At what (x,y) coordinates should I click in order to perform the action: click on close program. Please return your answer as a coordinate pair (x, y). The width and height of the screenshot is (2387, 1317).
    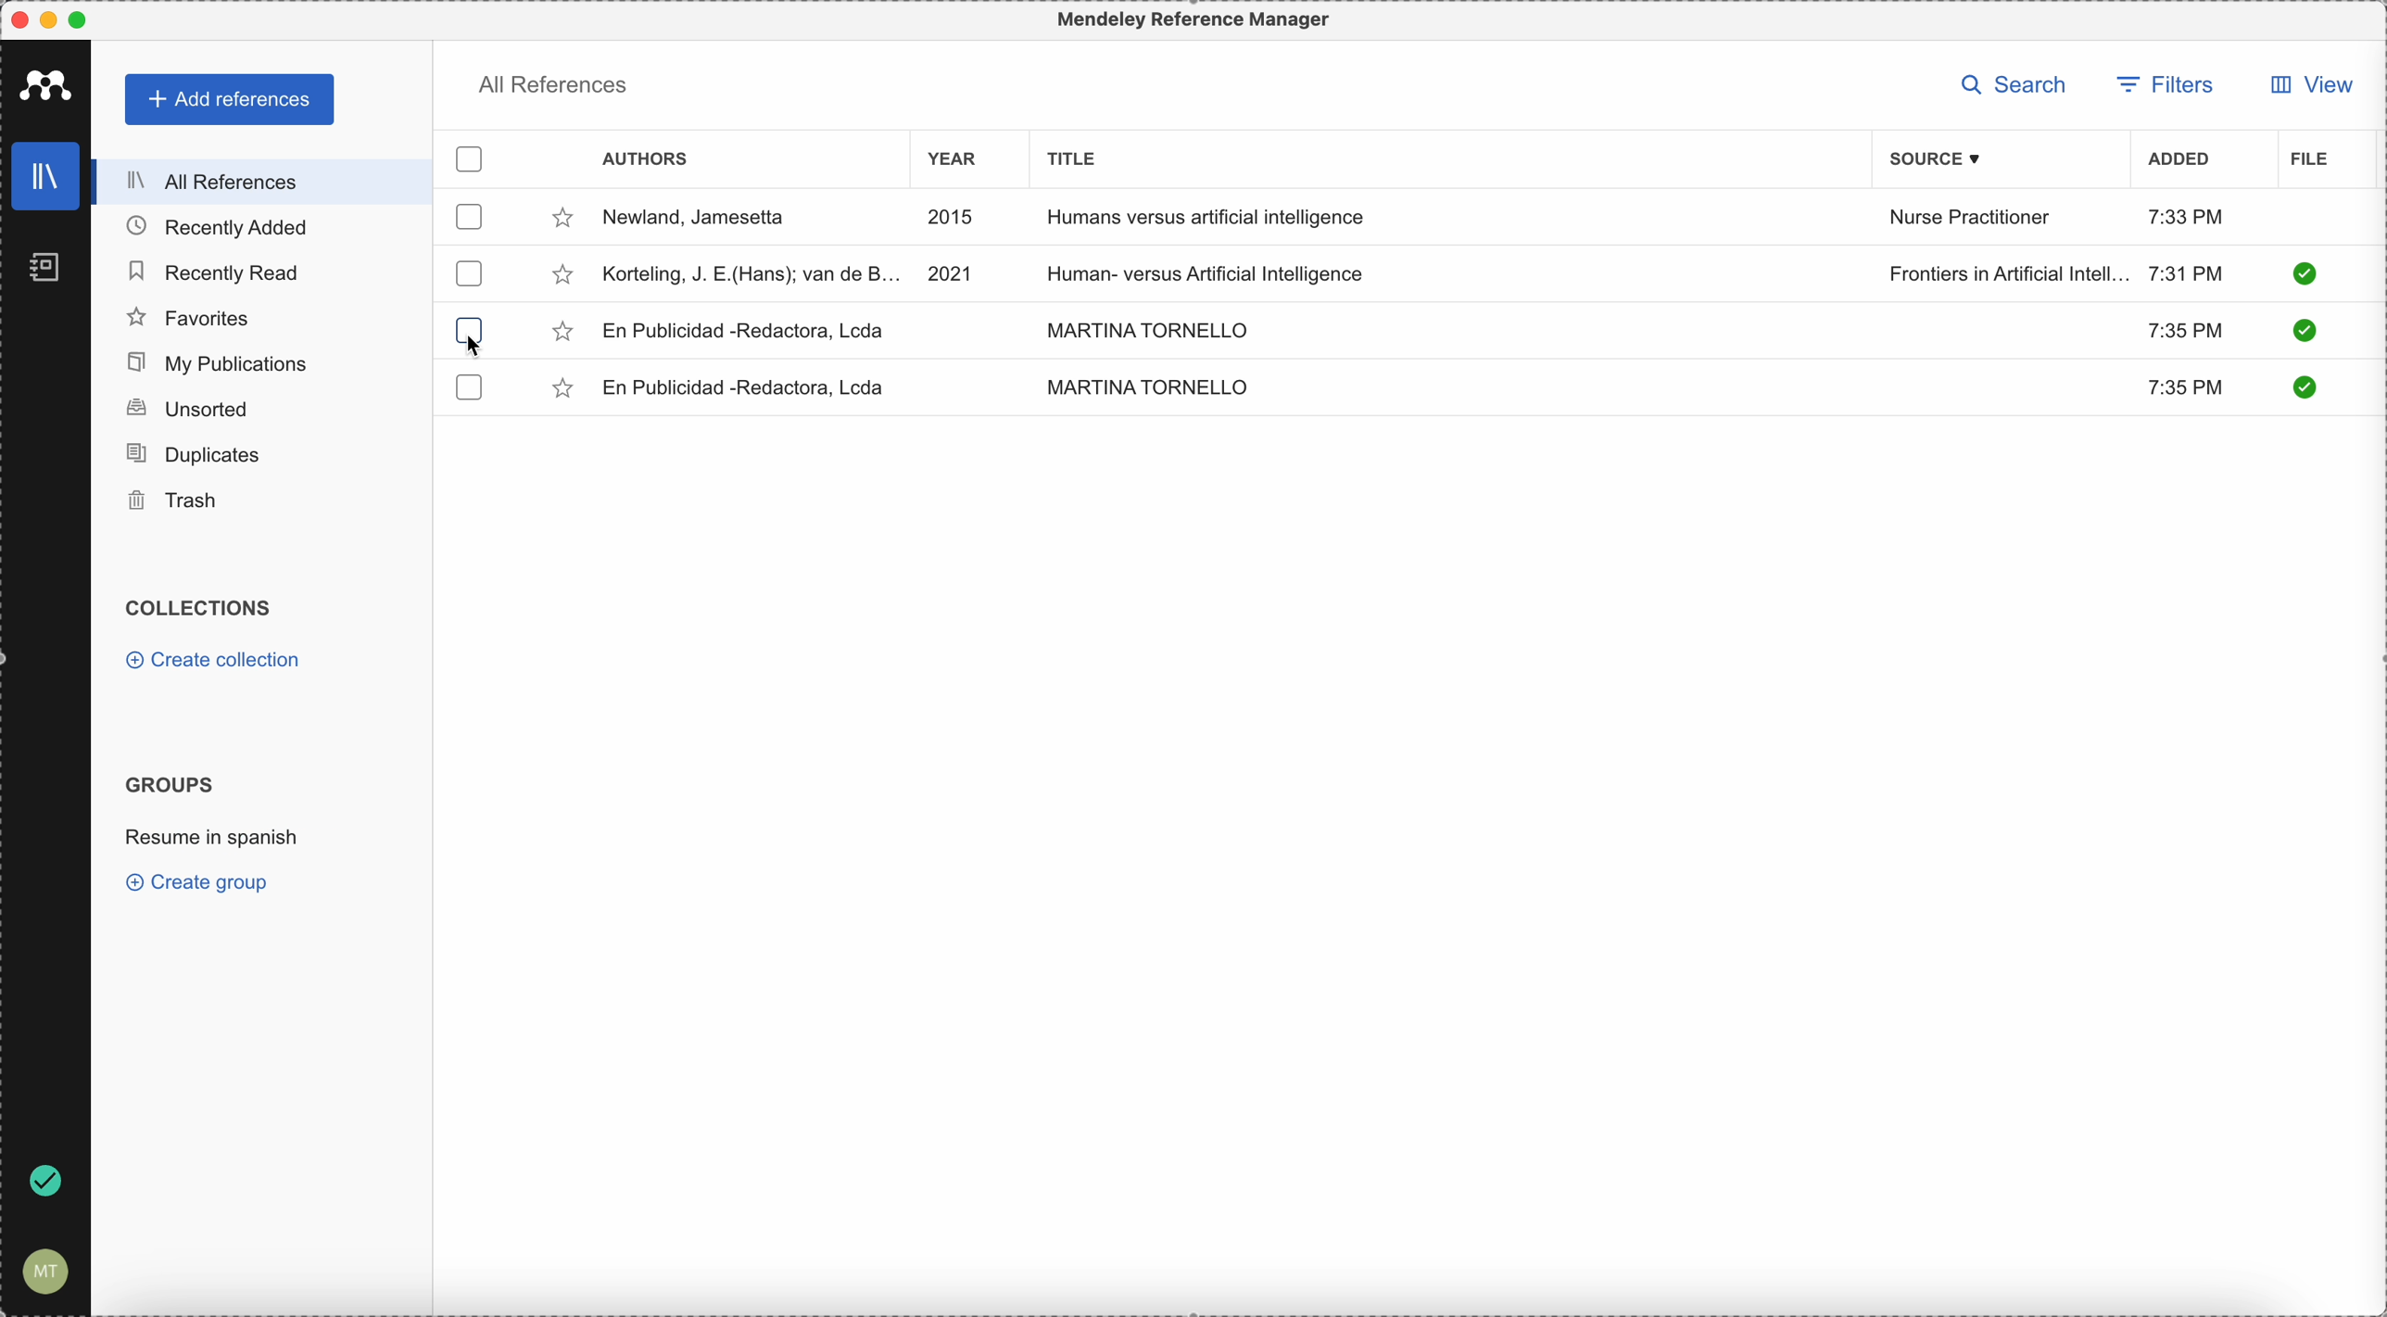
    Looking at the image, I should click on (19, 20).